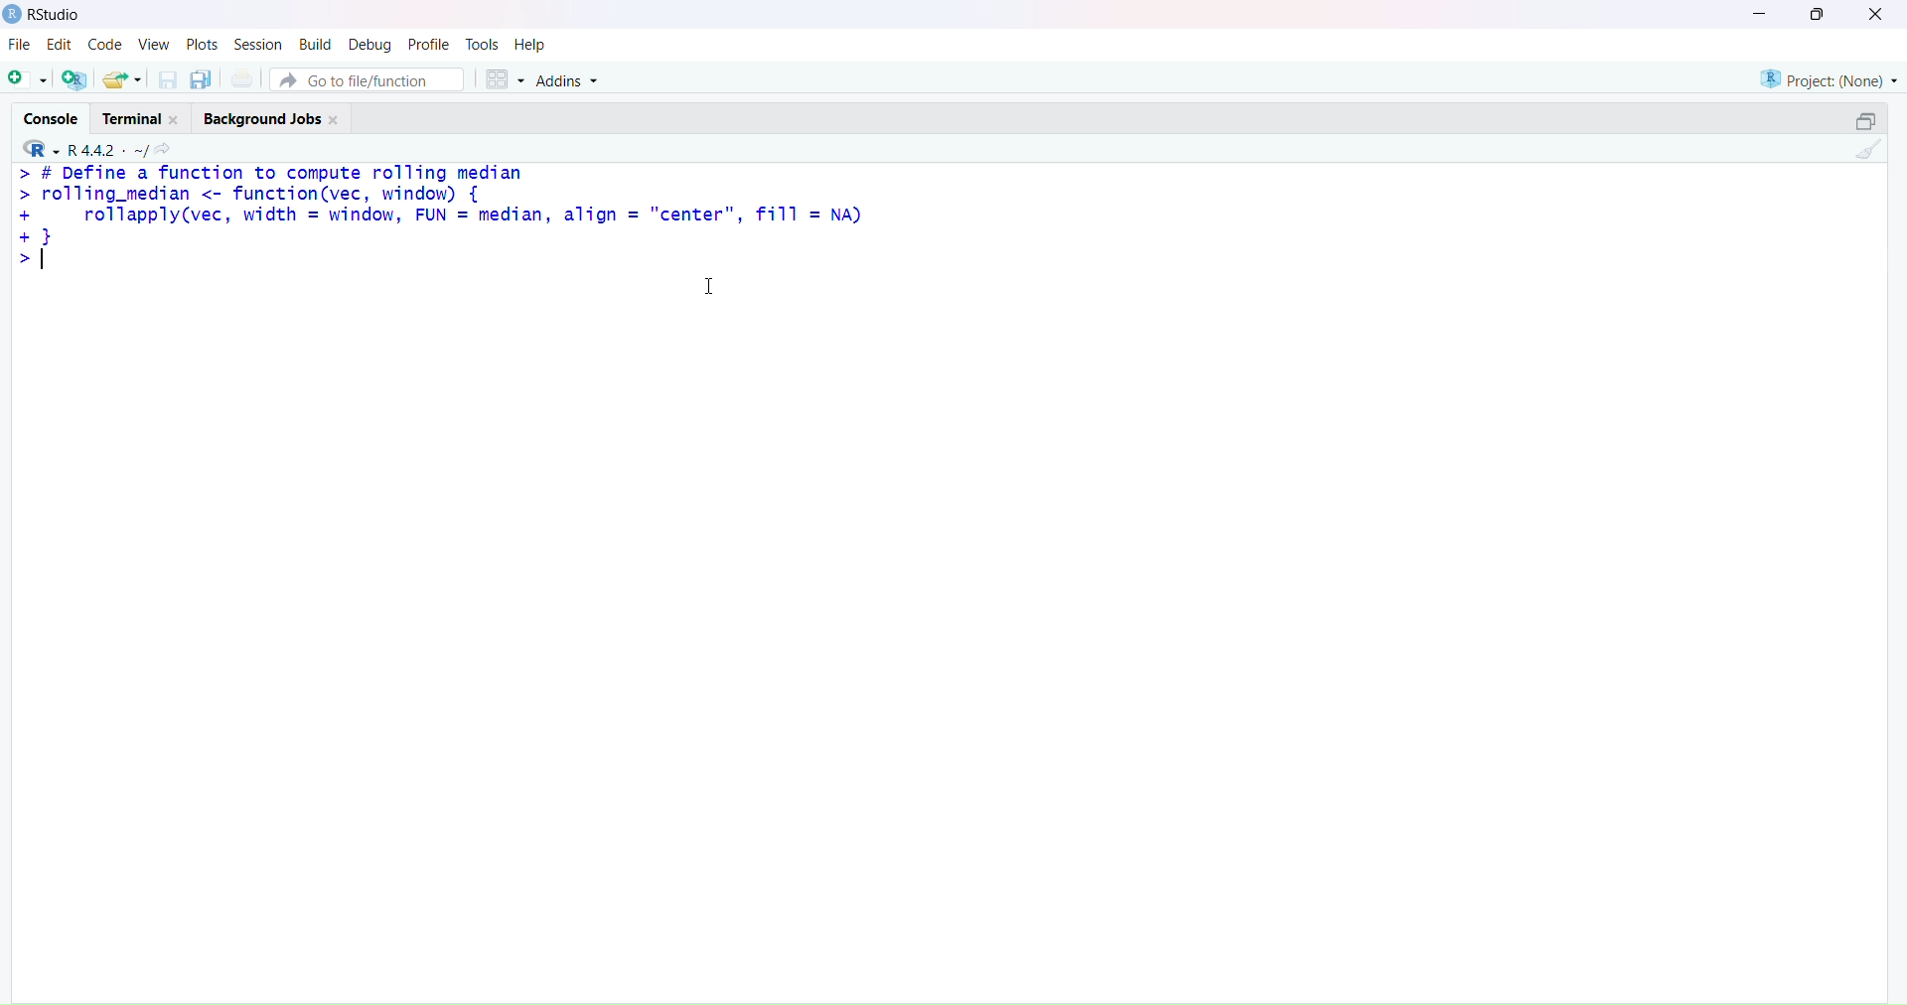 Image resolution: width=1907 pixels, height=1005 pixels. I want to click on edit, so click(60, 45).